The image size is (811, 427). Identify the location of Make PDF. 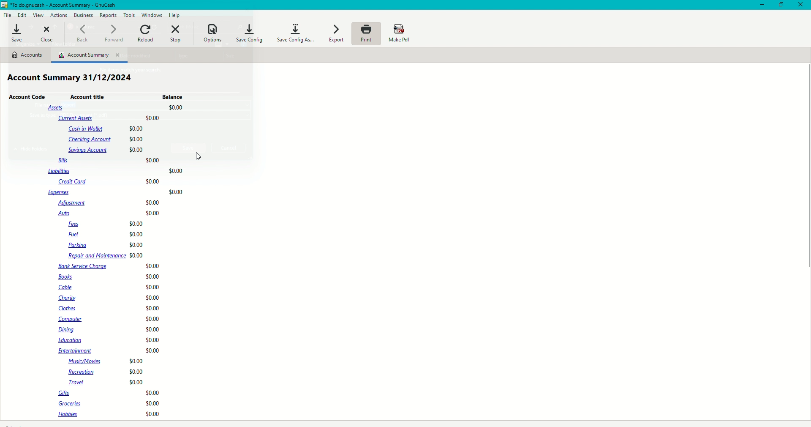
(402, 34).